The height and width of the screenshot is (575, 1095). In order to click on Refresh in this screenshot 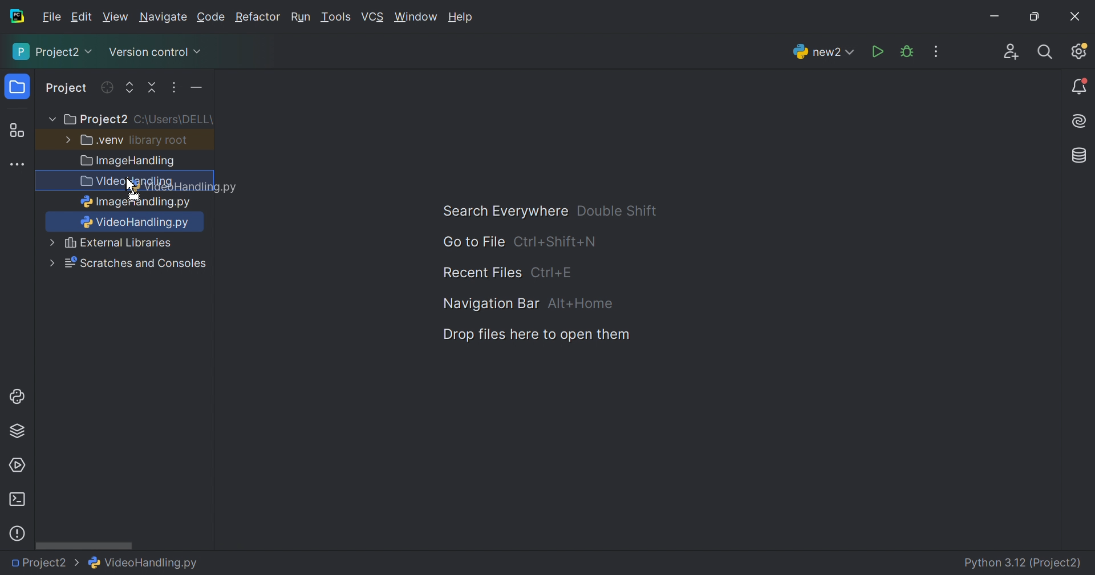, I will do `click(106, 87)`.